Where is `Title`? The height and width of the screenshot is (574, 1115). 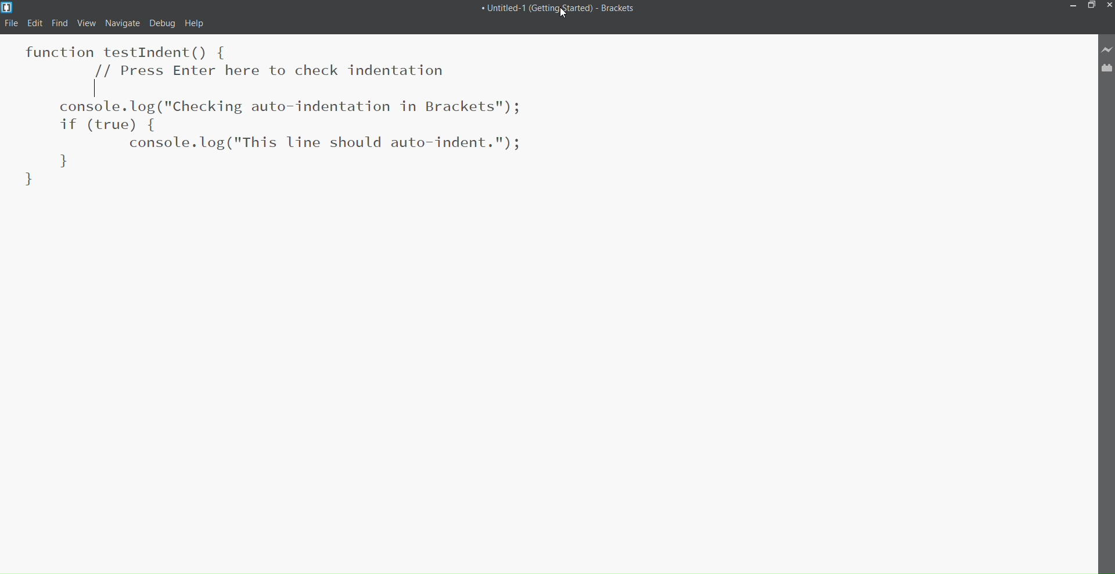 Title is located at coordinates (562, 10).